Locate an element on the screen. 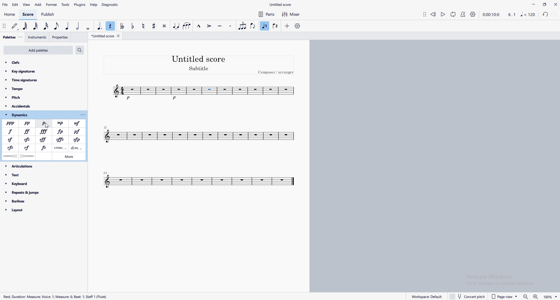 The height and width of the screenshot is (300, 560). articulations is located at coordinates (38, 166).